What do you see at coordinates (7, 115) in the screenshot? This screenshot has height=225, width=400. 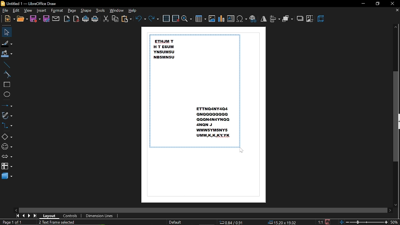 I see `curves and polygons` at bounding box center [7, 115].